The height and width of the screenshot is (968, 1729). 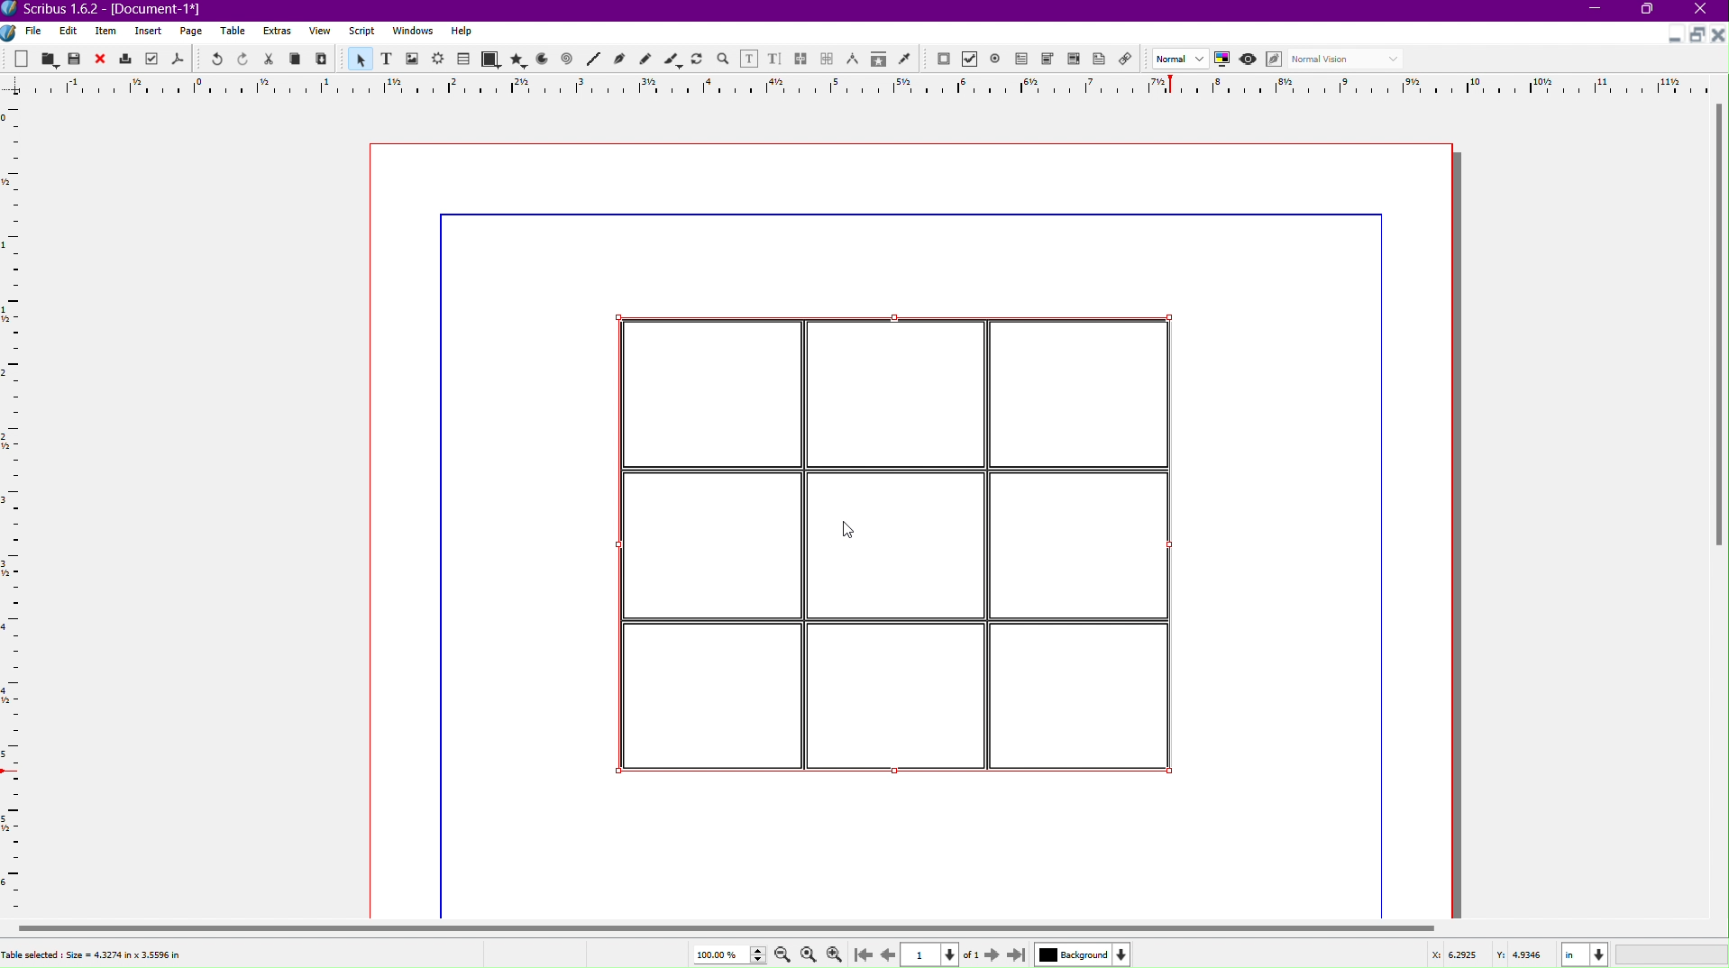 I want to click on Copy, so click(x=297, y=59).